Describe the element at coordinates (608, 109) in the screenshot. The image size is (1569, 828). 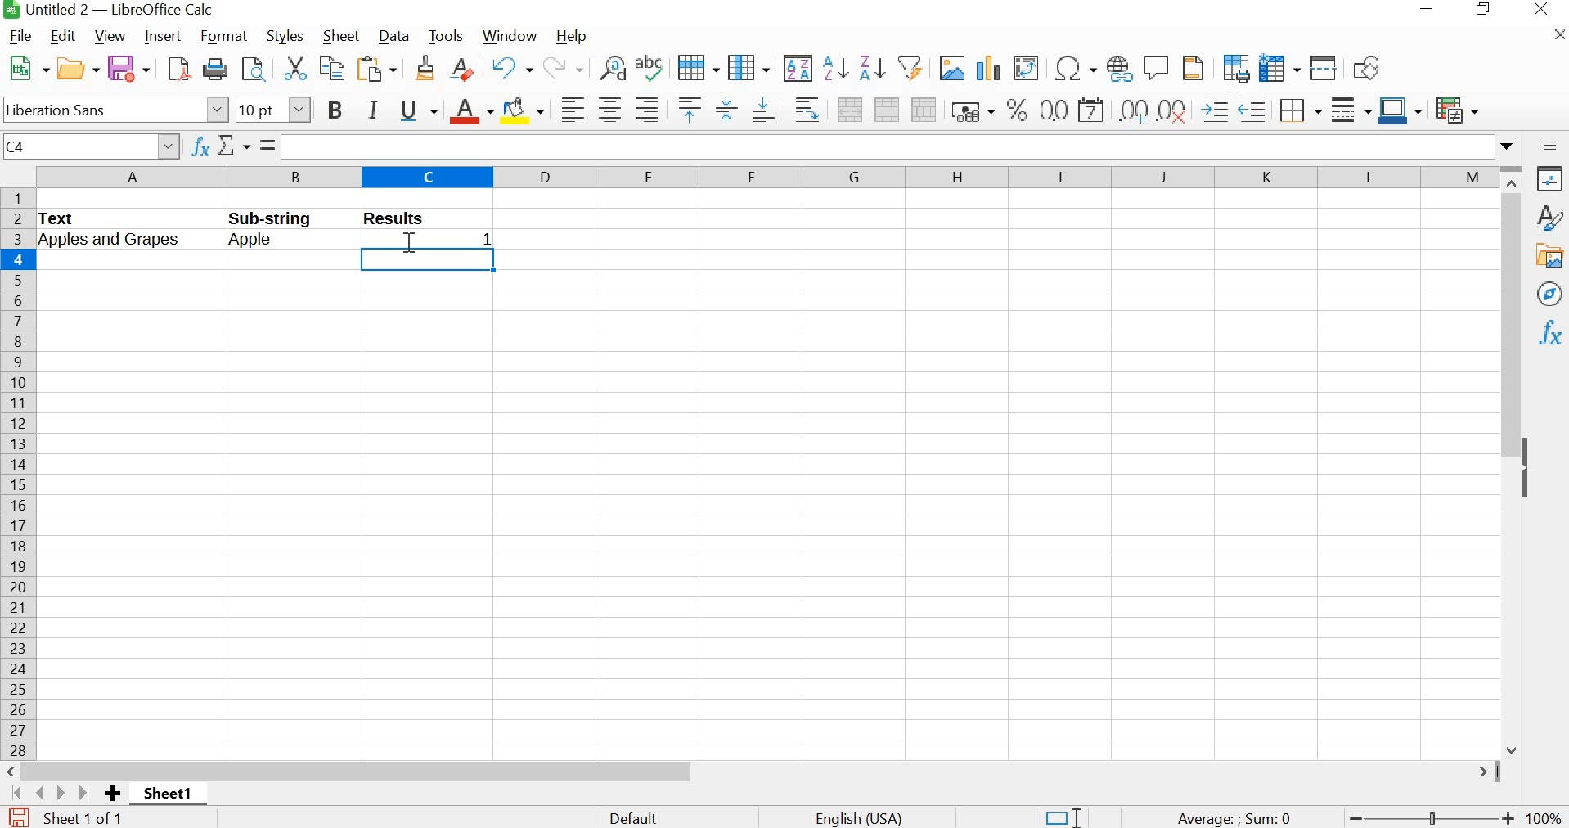
I see `align center` at that location.